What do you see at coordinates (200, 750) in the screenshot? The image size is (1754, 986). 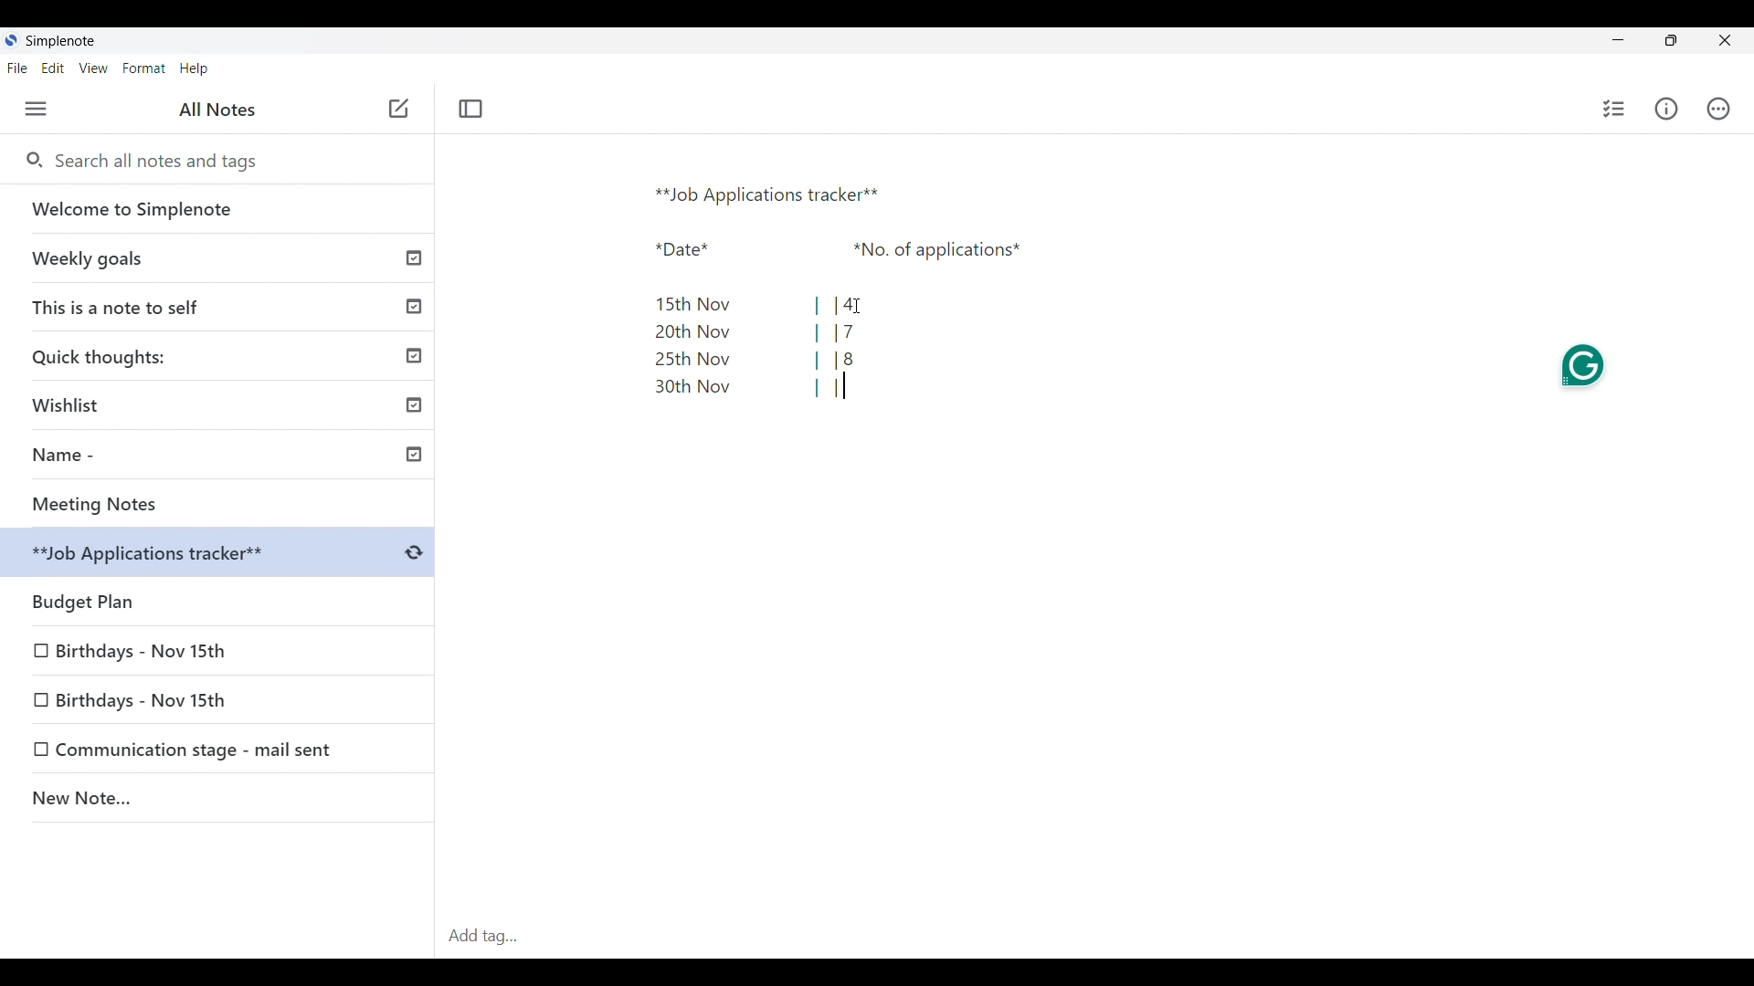 I see `Communication stage - mail sent` at bounding box center [200, 750].